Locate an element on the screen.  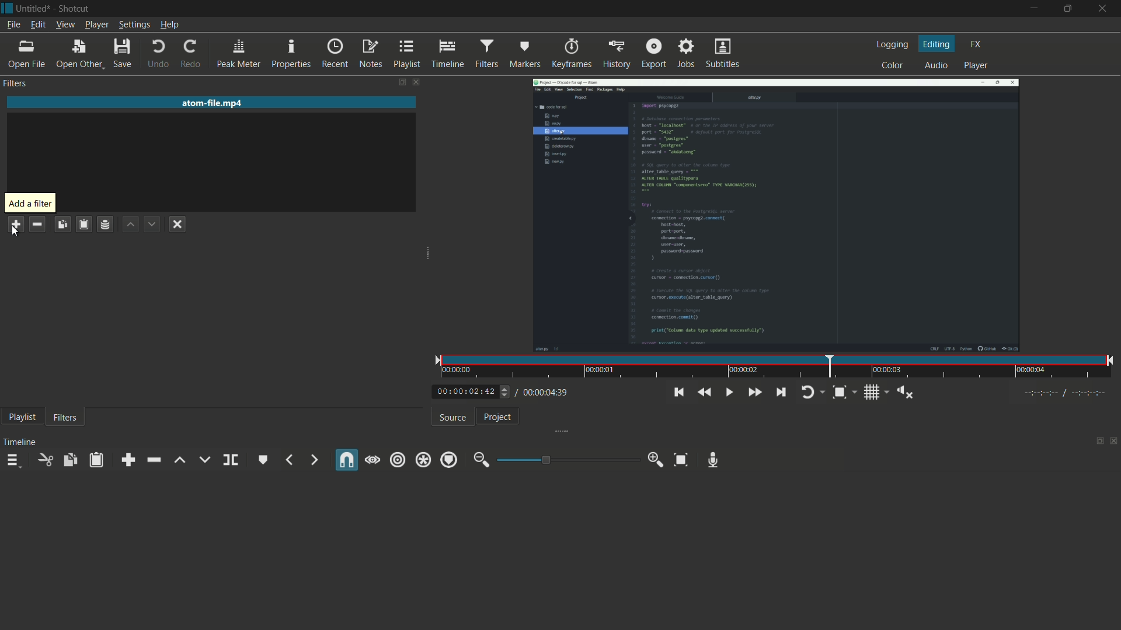
quickly play backward is located at coordinates (702, 392).